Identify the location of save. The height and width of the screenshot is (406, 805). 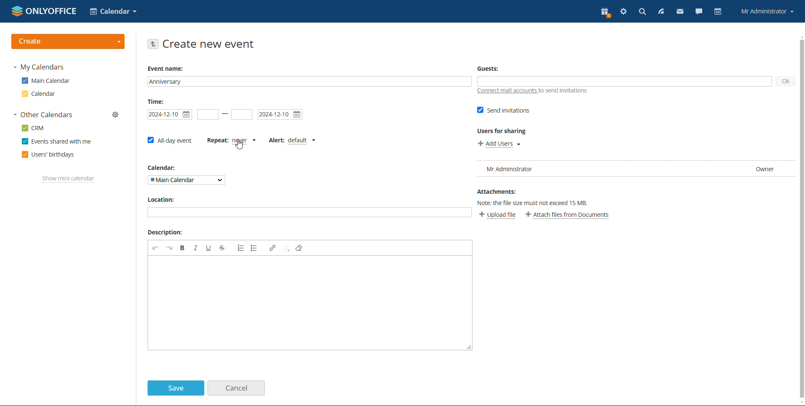
(175, 388).